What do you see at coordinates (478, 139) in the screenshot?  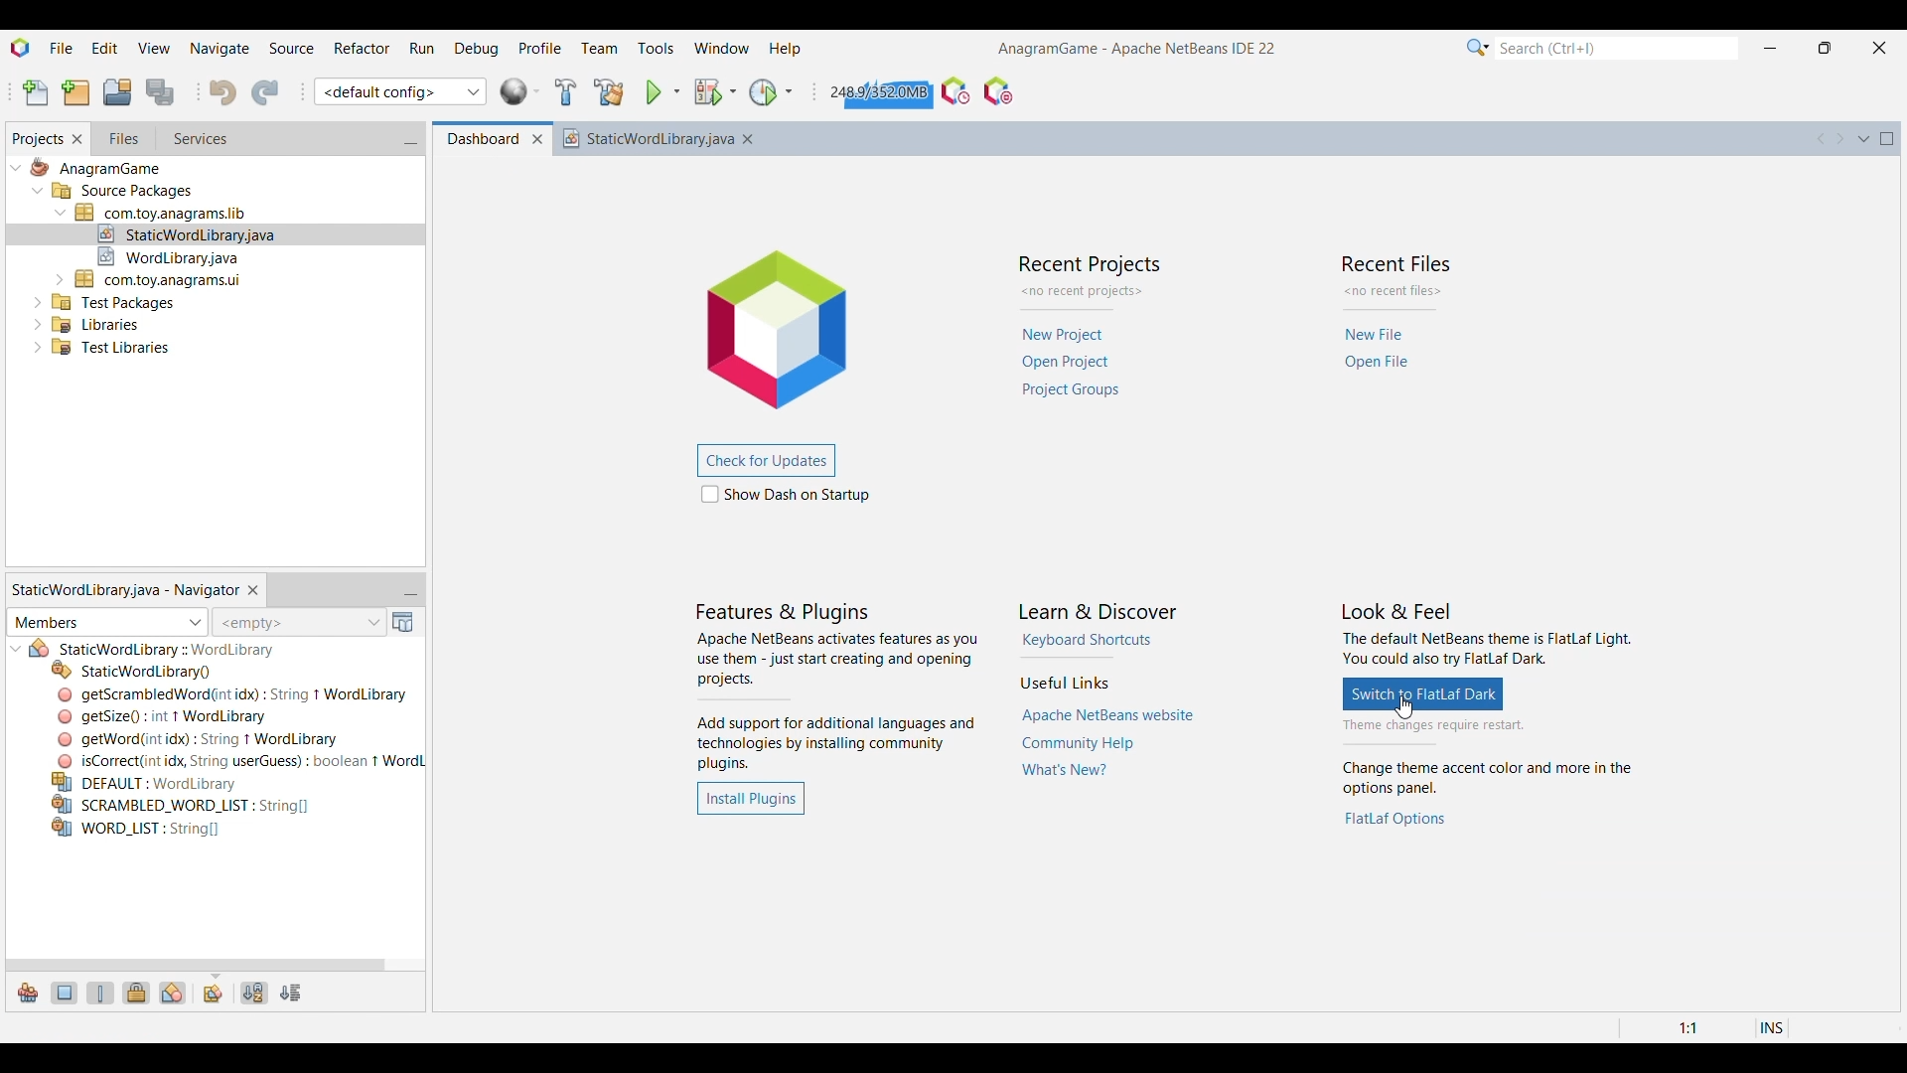 I see `Dashboard tab added` at bounding box center [478, 139].